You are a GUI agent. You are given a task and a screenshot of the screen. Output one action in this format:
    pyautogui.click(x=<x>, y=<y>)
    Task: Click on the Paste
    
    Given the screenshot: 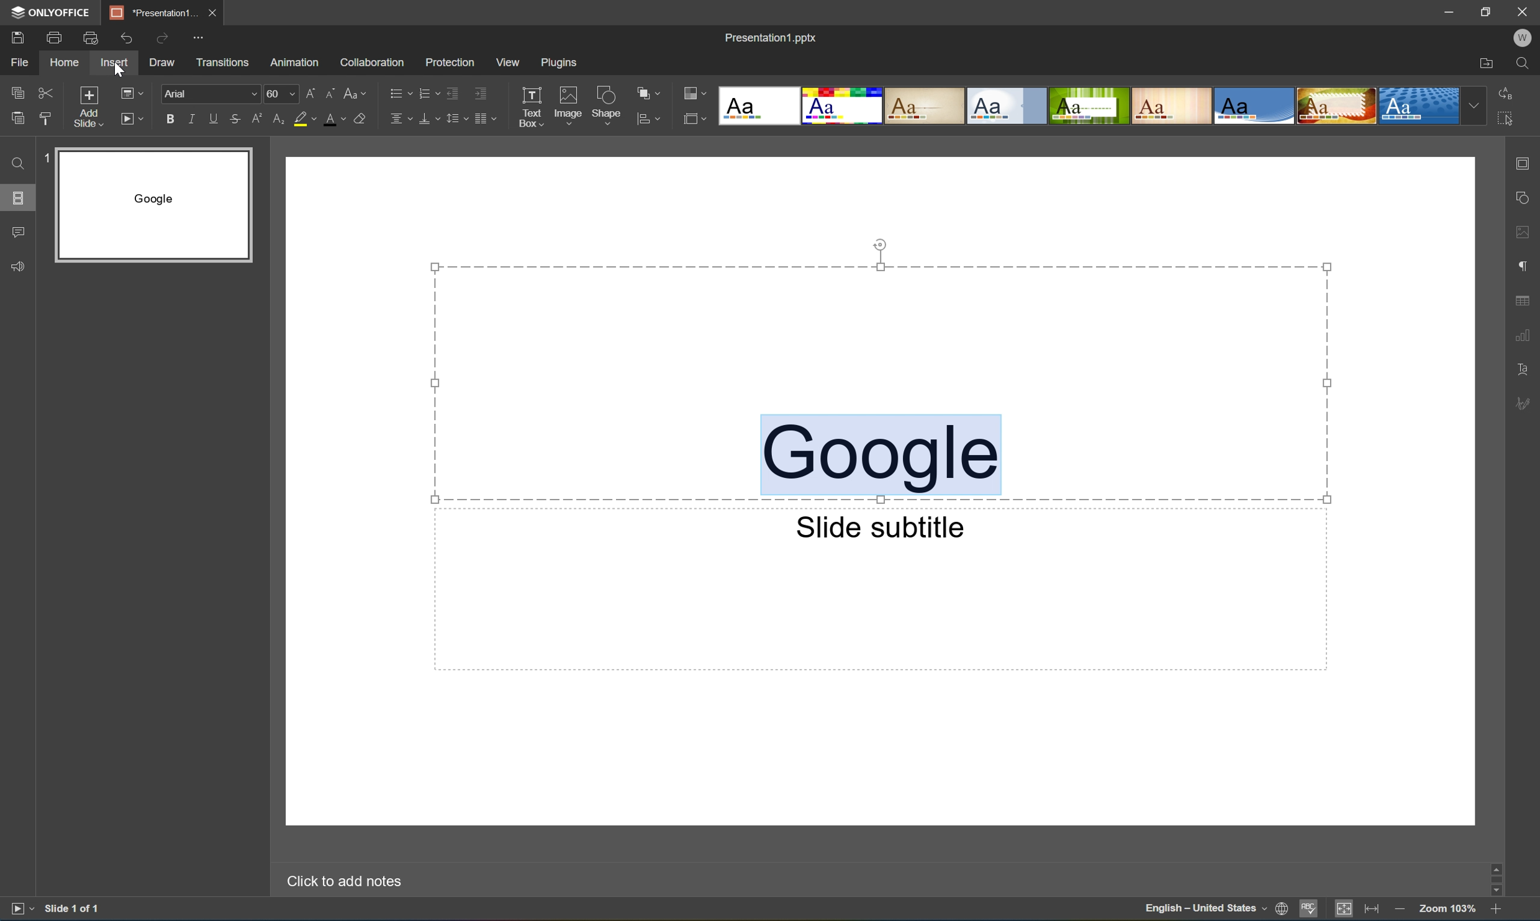 What is the action you would take?
    pyautogui.click(x=18, y=119)
    